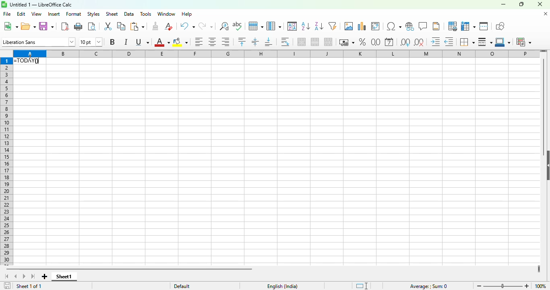 This screenshot has width=550, height=290. What do you see at coordinates (544, 103) in the screenshot?
I see `vertical scroll bar` at bounding box center [544, 103].